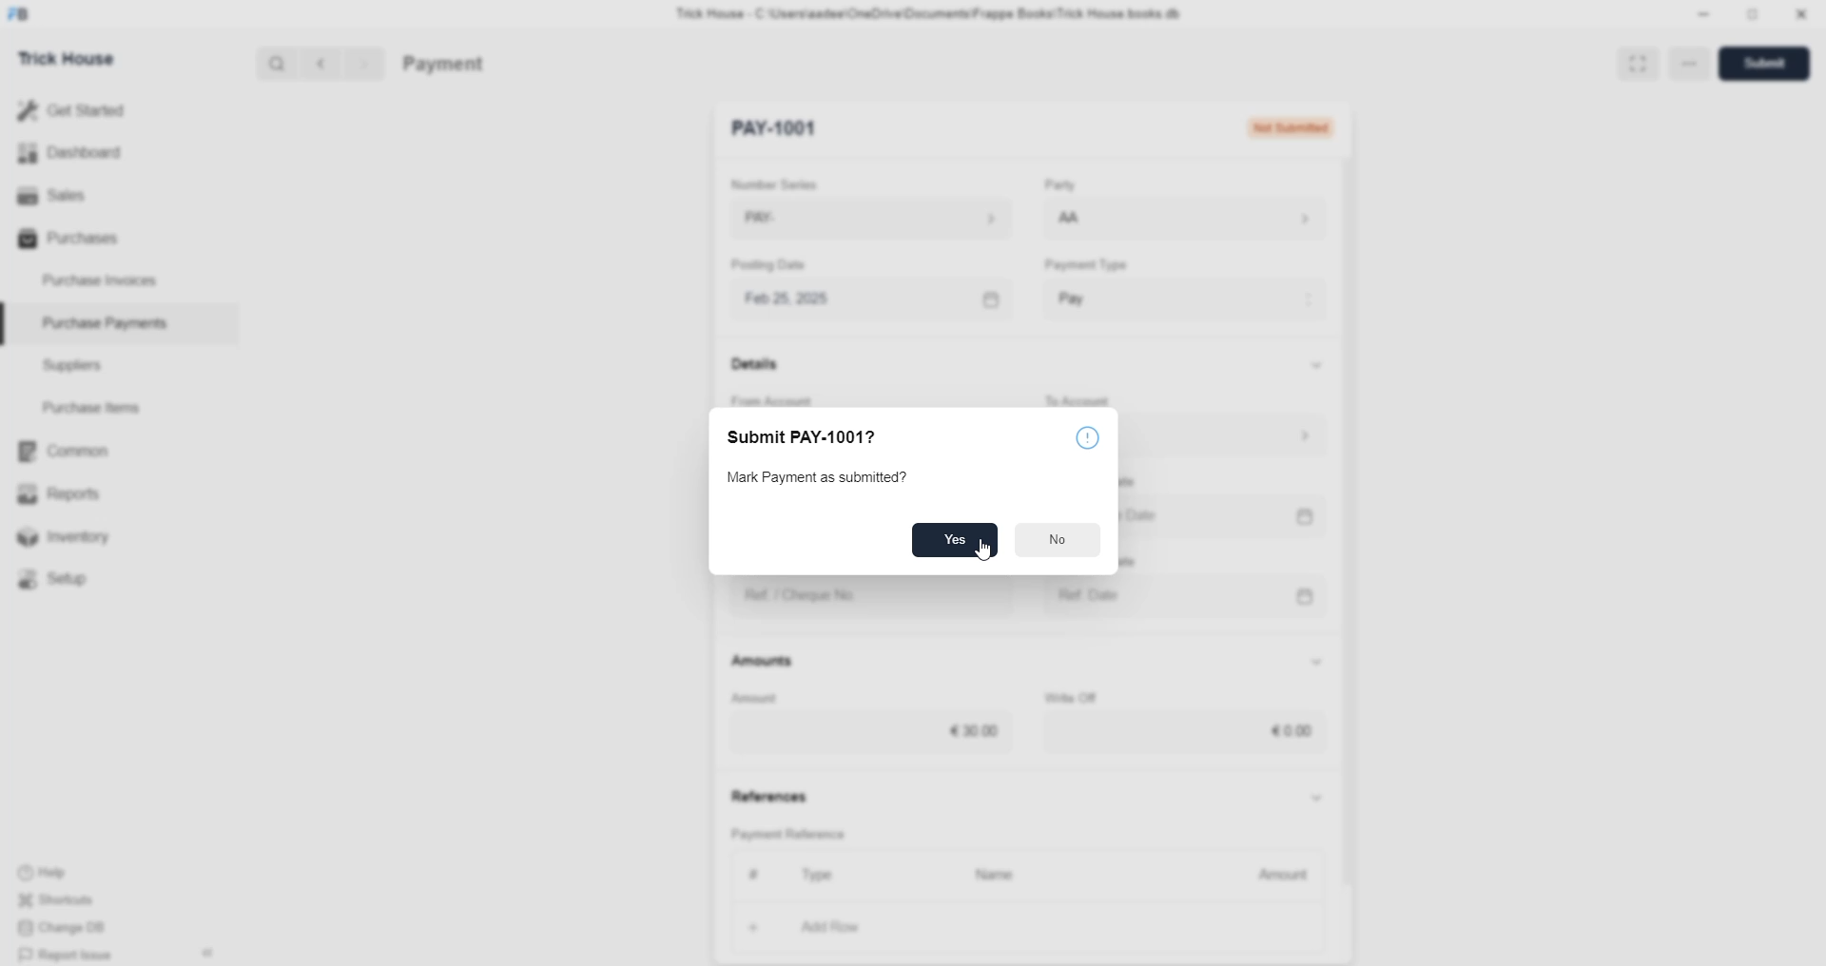 This screenshot has height=966, width=1826. What do you see at coordinates (819, 596) in the screenshot?
I see `Ref. / Cheque No.` at bounding box center [819, 596].